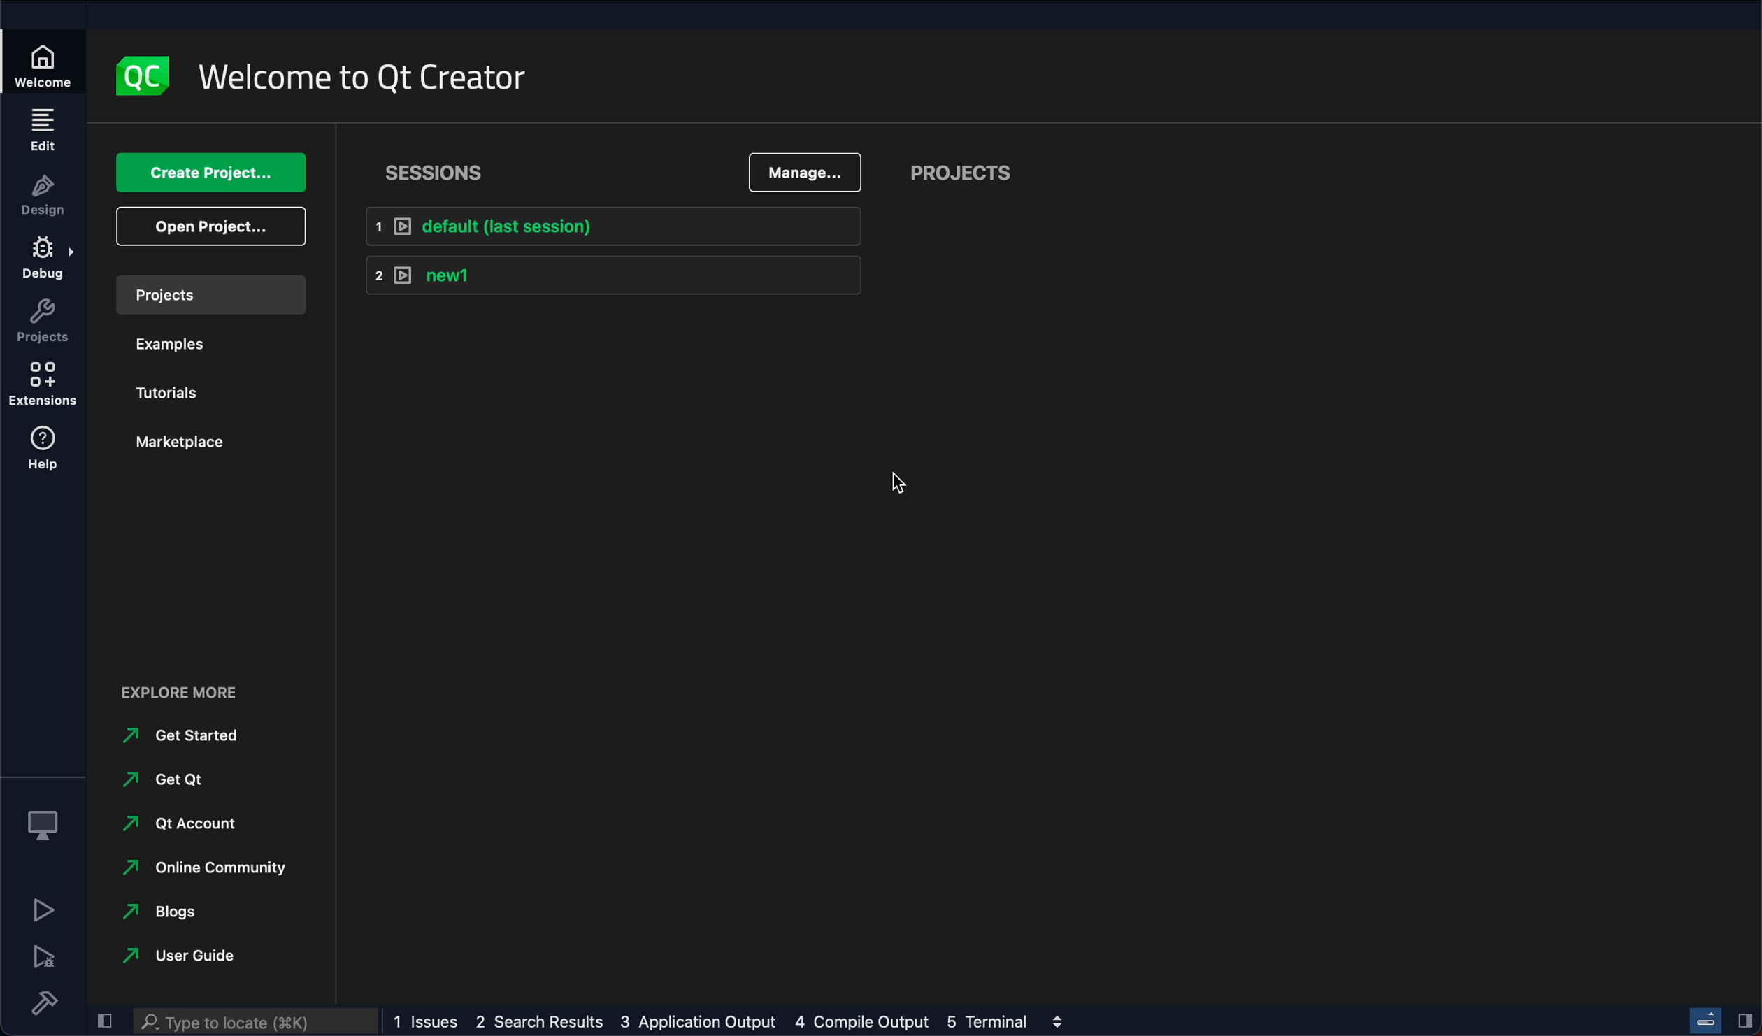  What do you see at coordinates (42, 263) in the screenshot?
I see `debug` at bounding box center [42, 263].